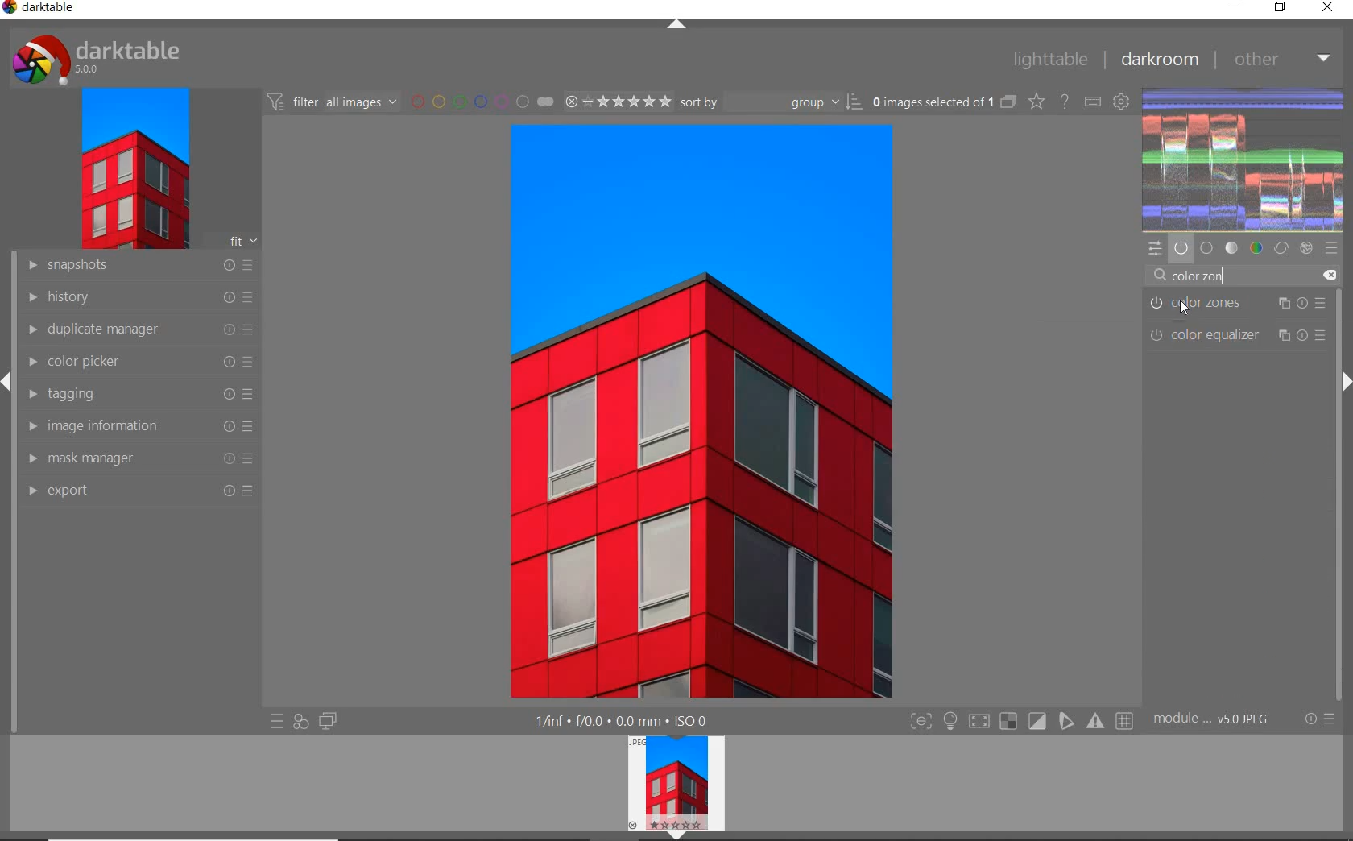 This screenshot has height=841, width=1353. What do you see at coordinates (8, 381) in the screenshot?
I see `expand/collapse` at bounding box center [8, 381].